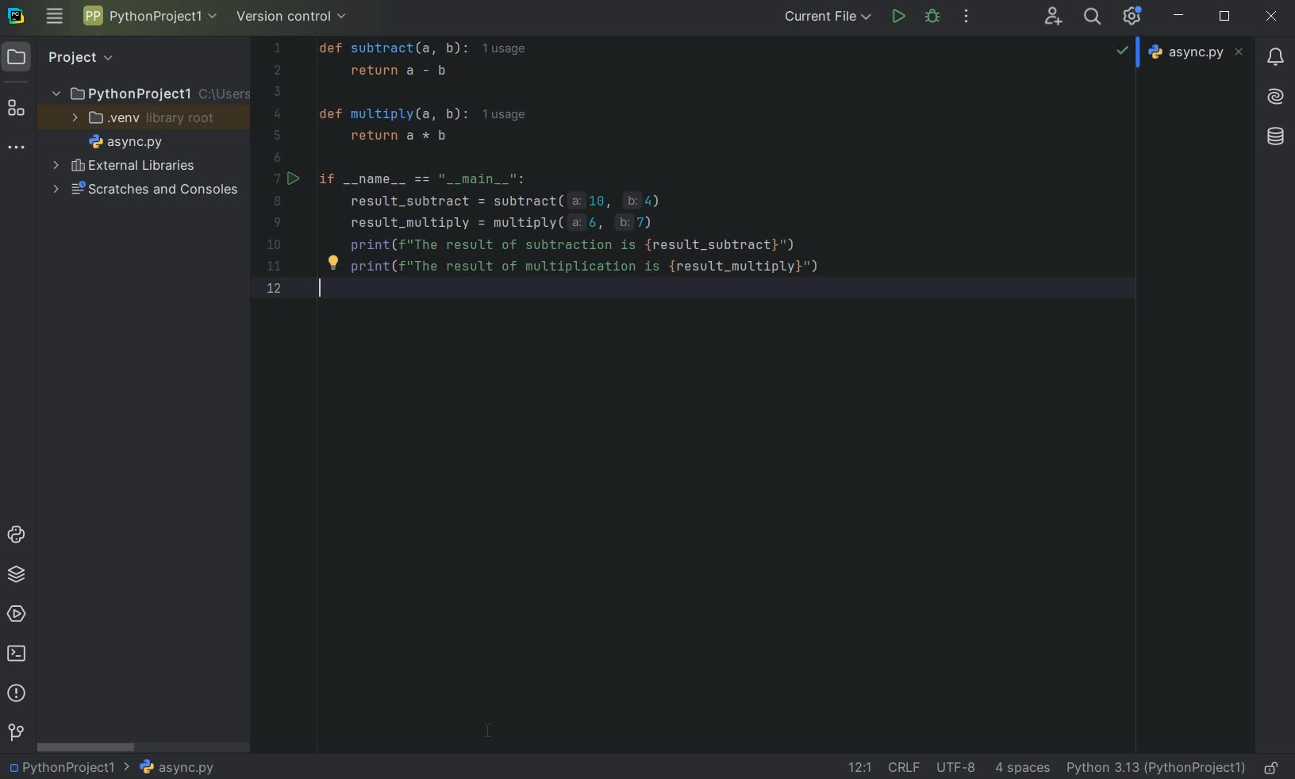 This screenshot has height=779, width=1295. What do you see at coordinates (15, 14) in the screenshot?
I see `system logo` at bounding box center [15, 14].